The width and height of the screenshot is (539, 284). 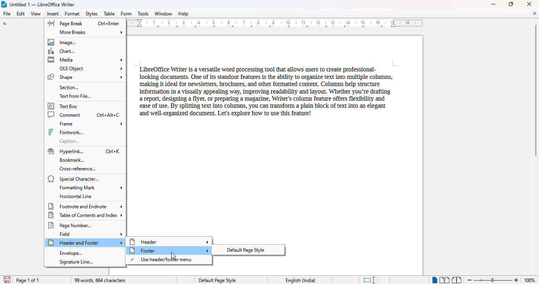 What do you see at coordinates (85, 77) in the screenshot?
I see `shape` at bounding box center [85, 77].